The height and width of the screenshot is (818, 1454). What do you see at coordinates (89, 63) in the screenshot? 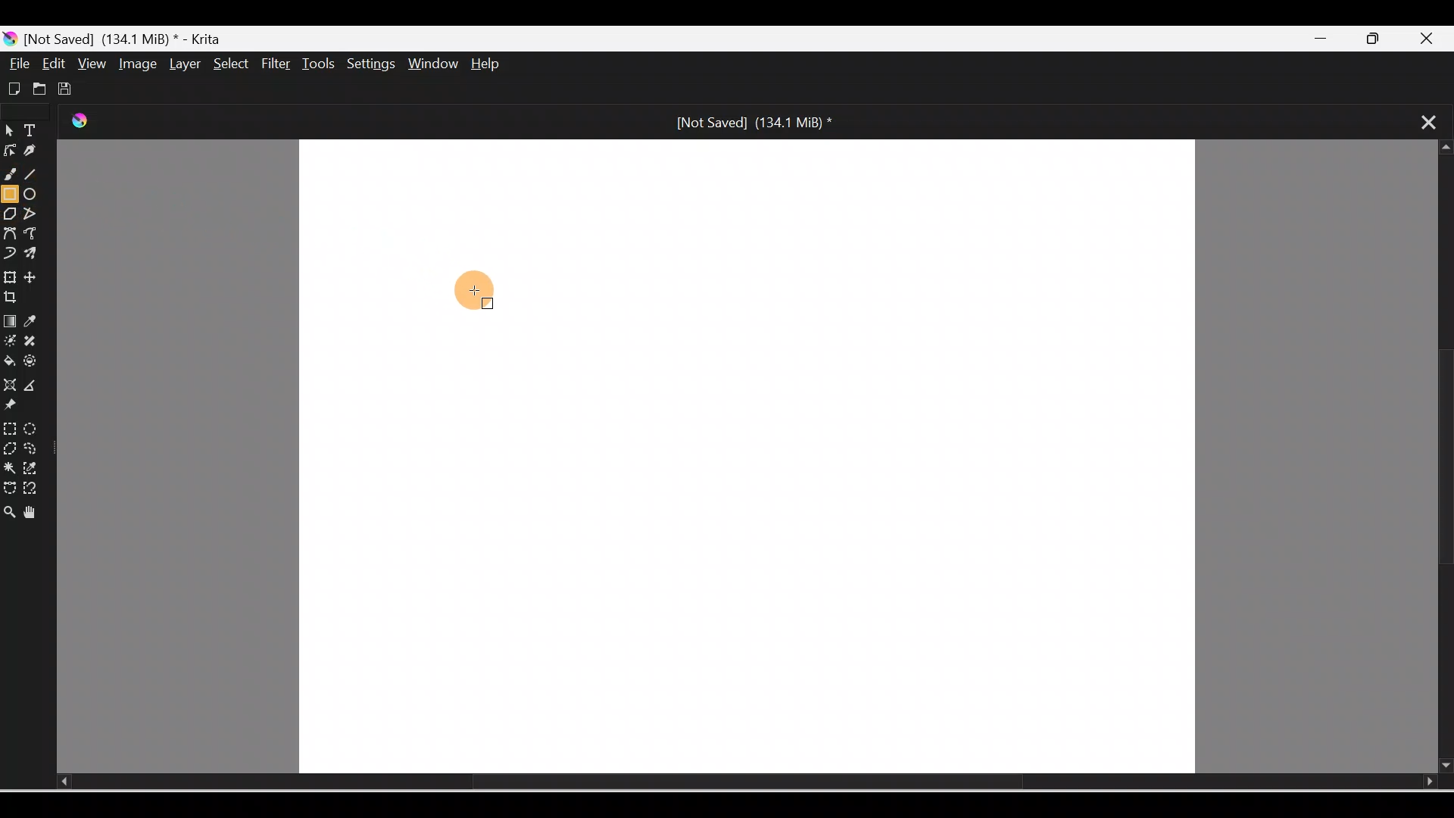
I see `View` at bounding box center [89, 63].